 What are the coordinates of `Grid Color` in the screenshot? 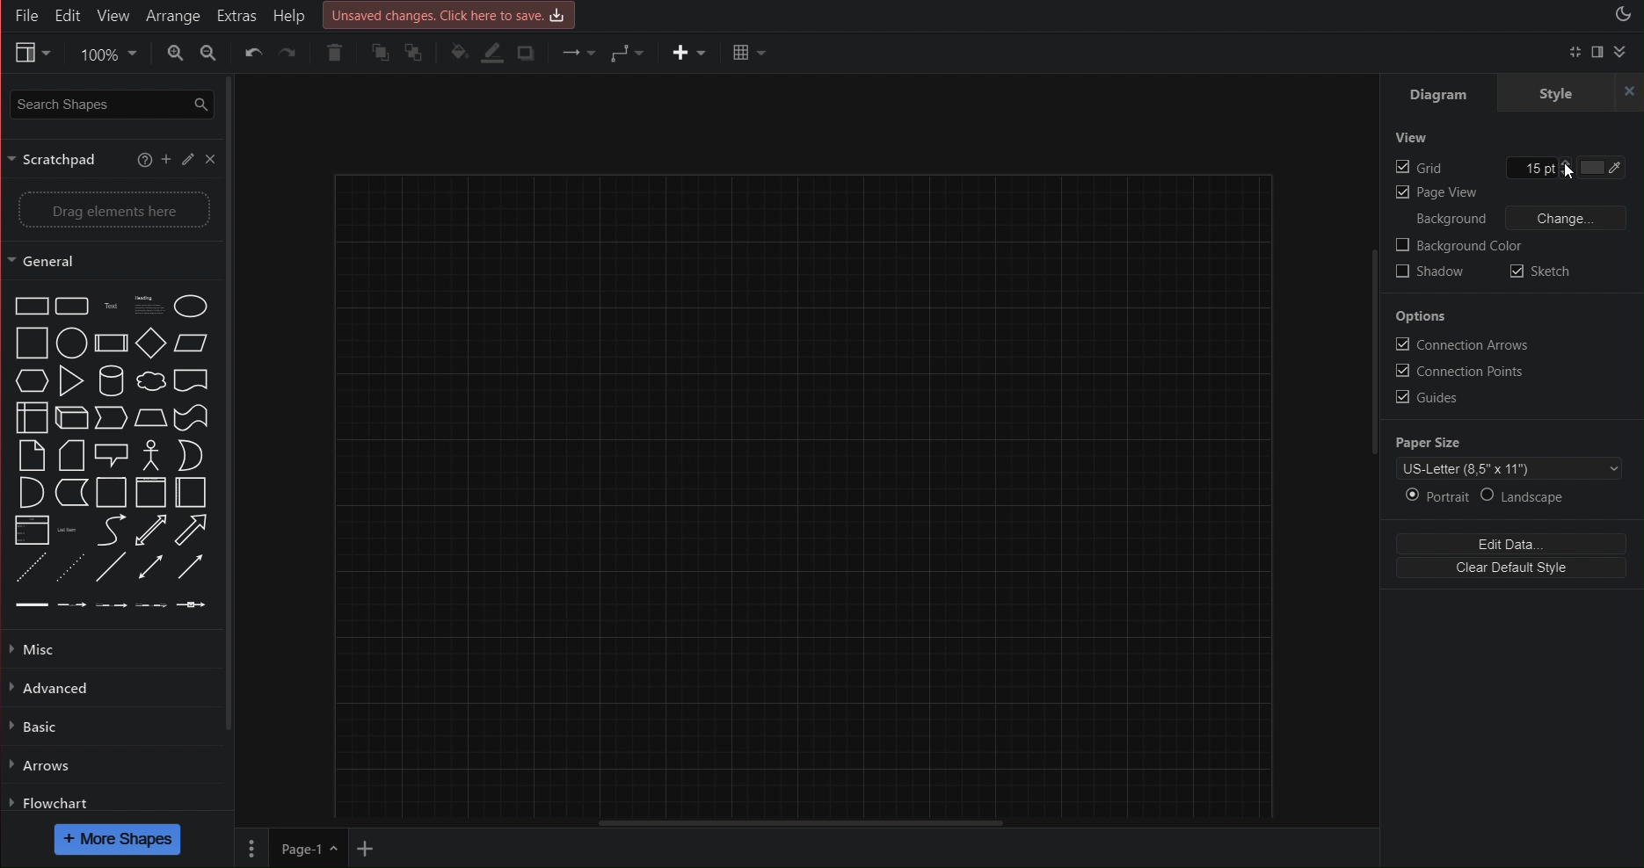 It's located at (1609, 169).